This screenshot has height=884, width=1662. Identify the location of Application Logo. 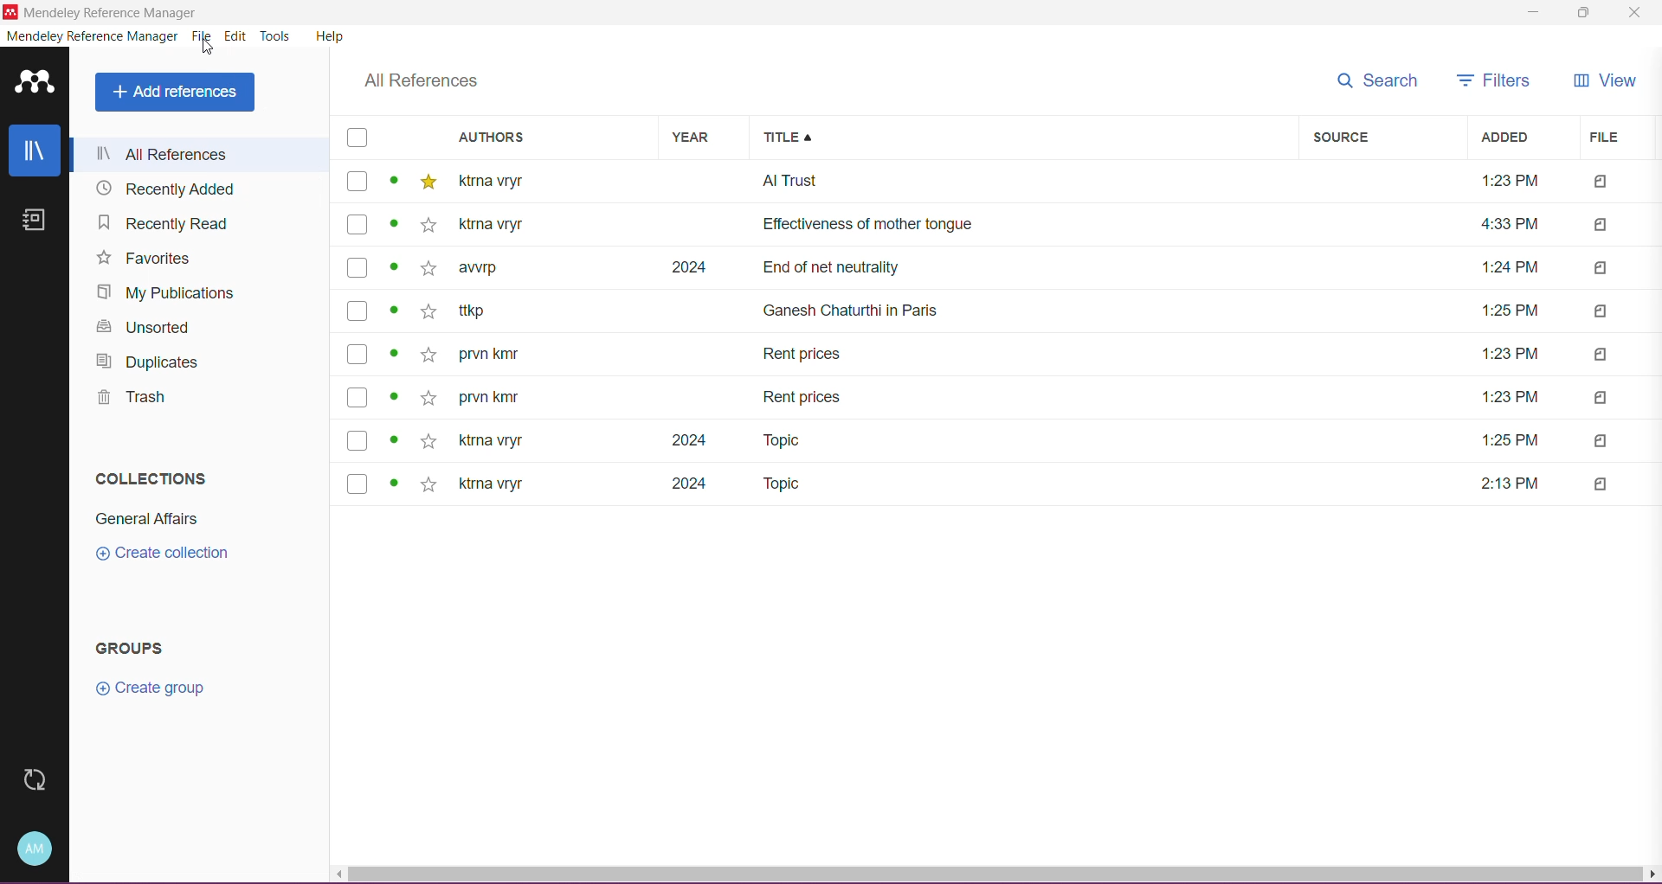
(40, 83).